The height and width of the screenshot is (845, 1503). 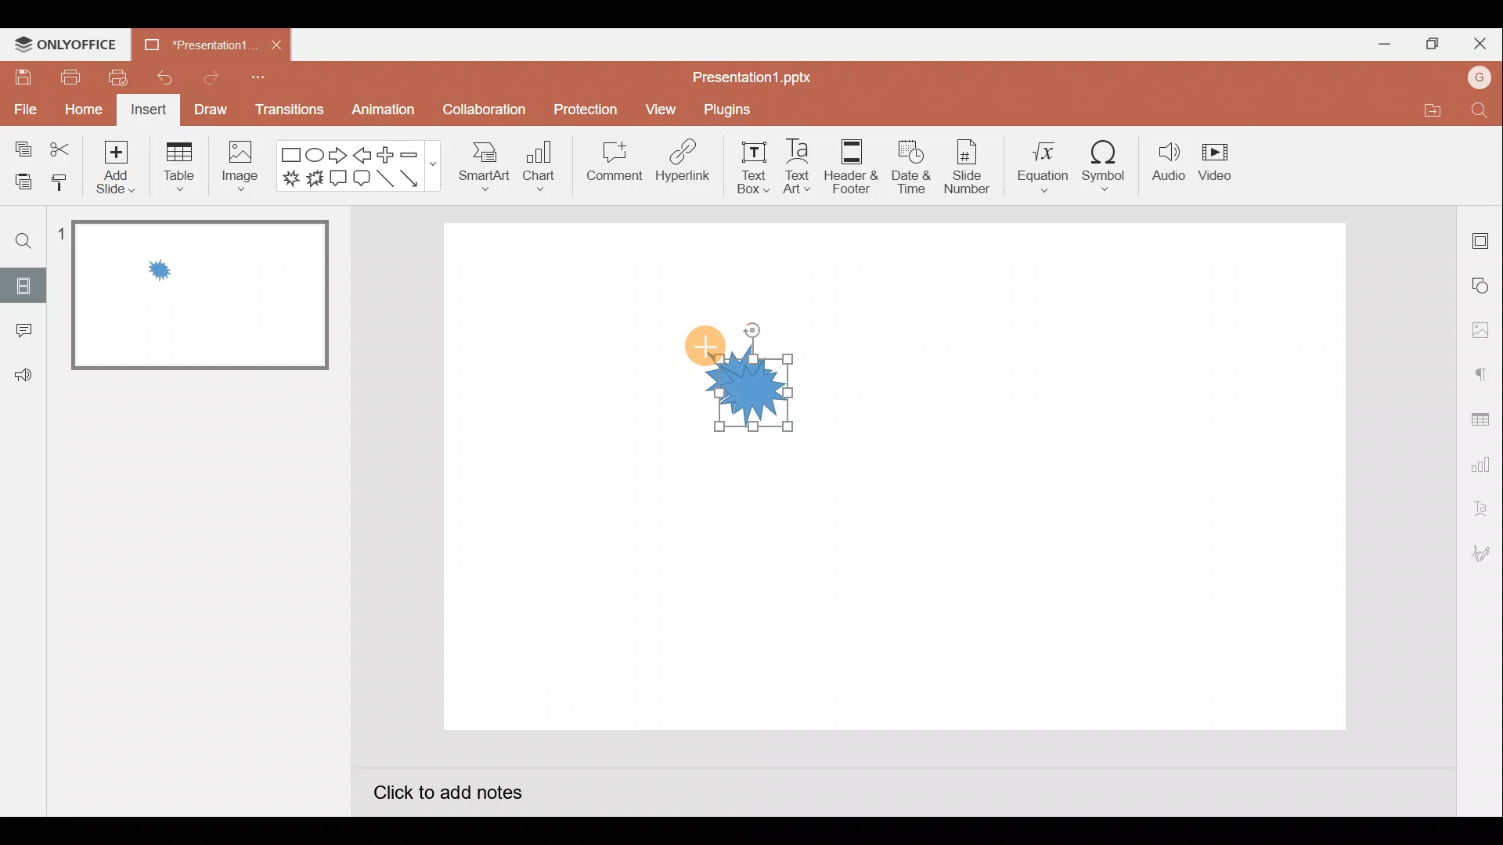 What do you see at coordinates (705, 345) in the screenshot?
I see `Cursor` at bounding box center [705, 345].